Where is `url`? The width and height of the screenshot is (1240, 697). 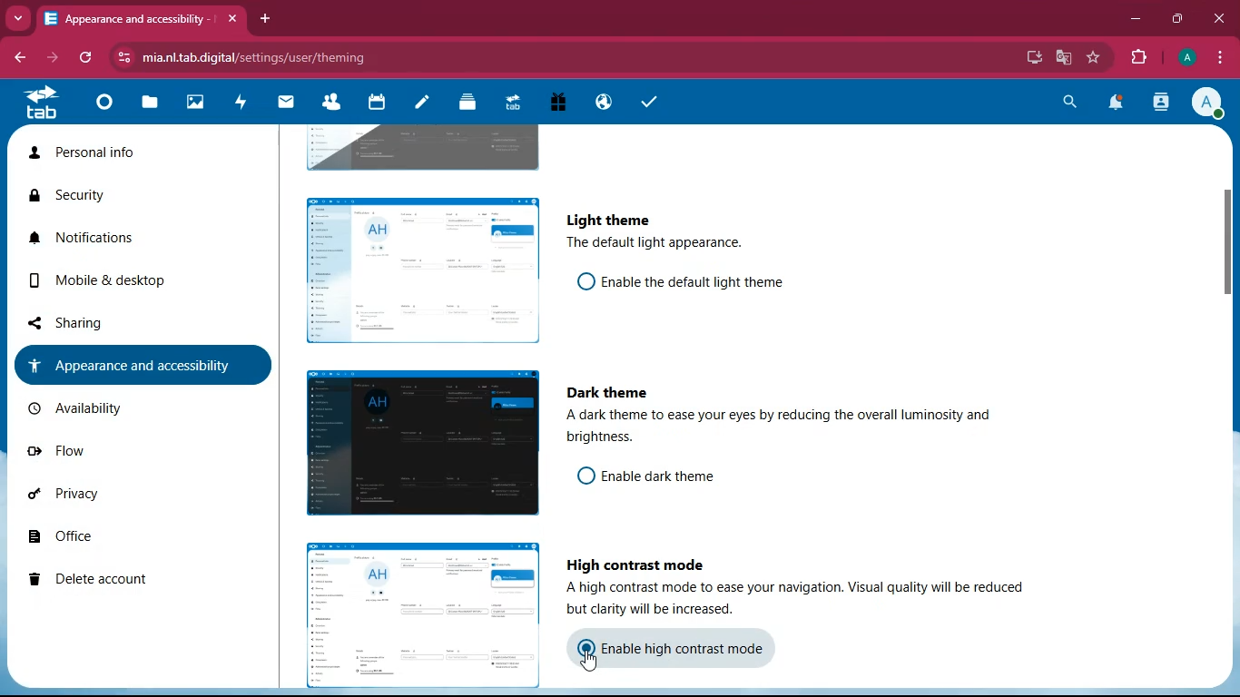 url is located at coordinates (271, 55).